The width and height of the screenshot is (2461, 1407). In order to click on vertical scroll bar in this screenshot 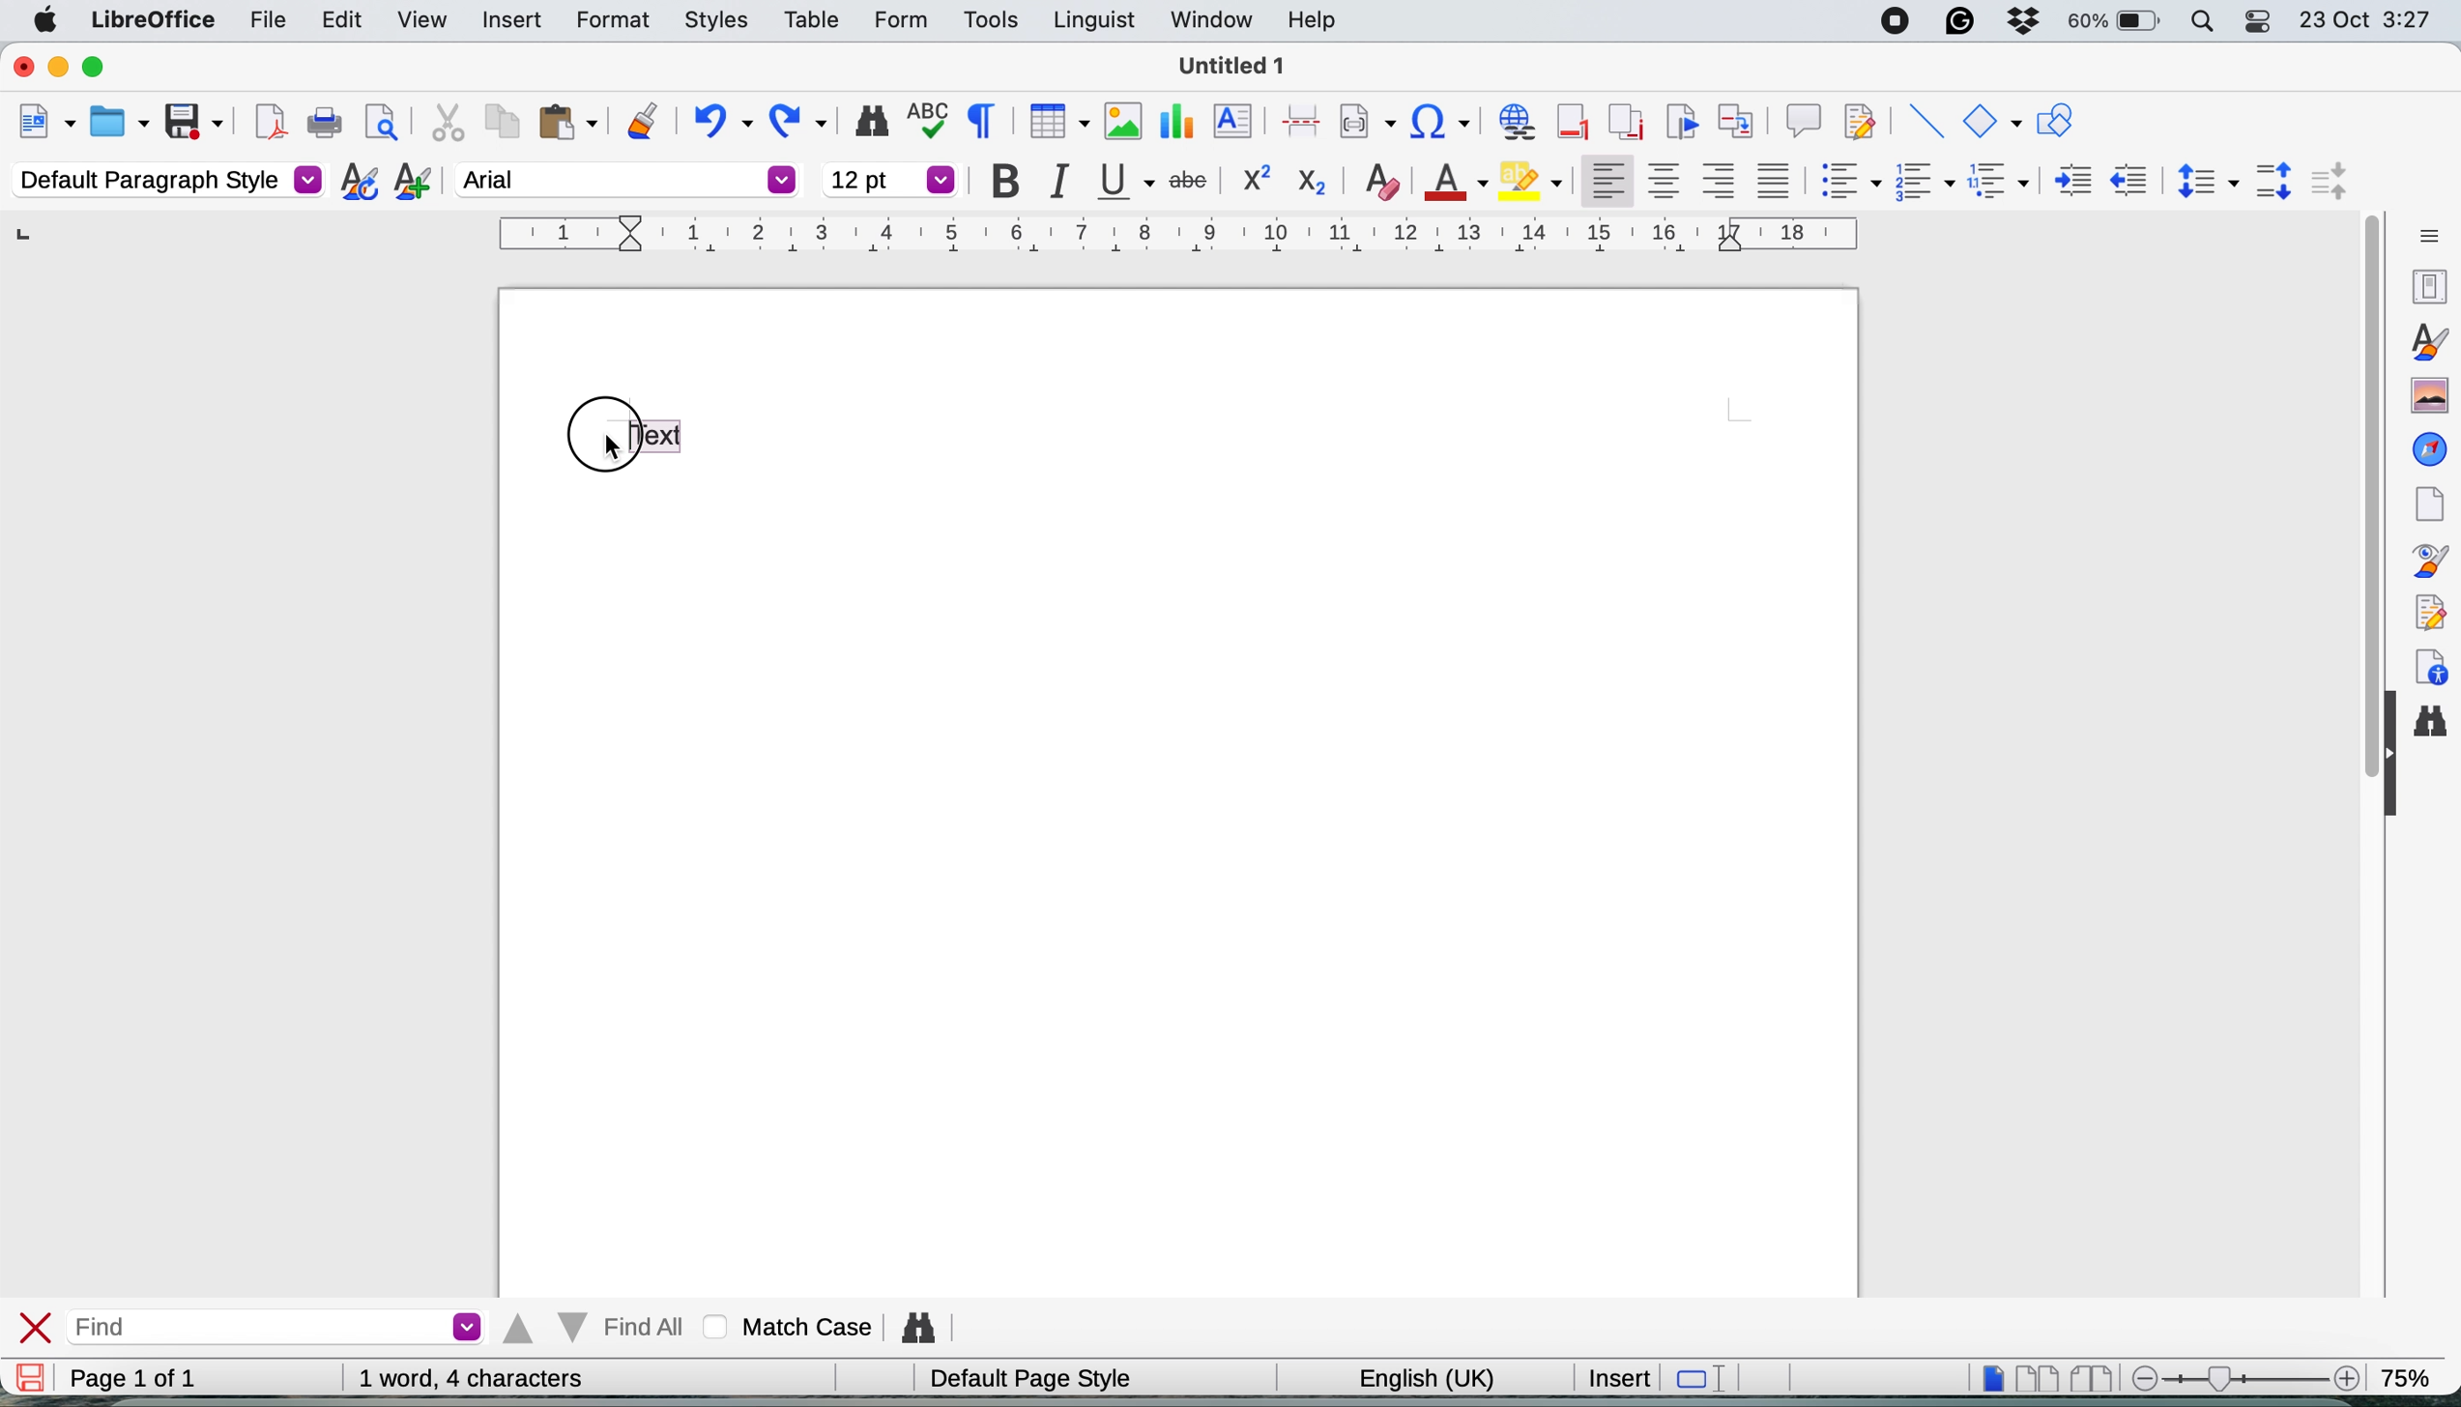, I will do `click(2362, 448)`.